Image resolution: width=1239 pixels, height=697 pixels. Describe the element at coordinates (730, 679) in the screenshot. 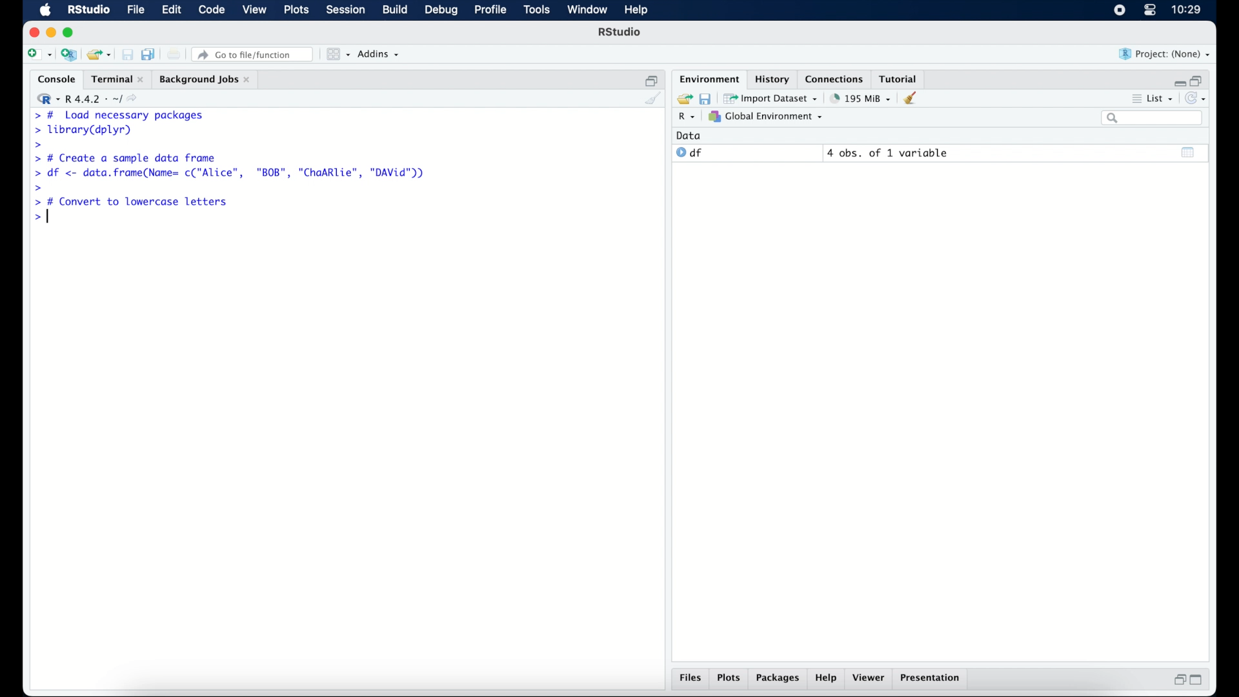

I see `plots` at that location.